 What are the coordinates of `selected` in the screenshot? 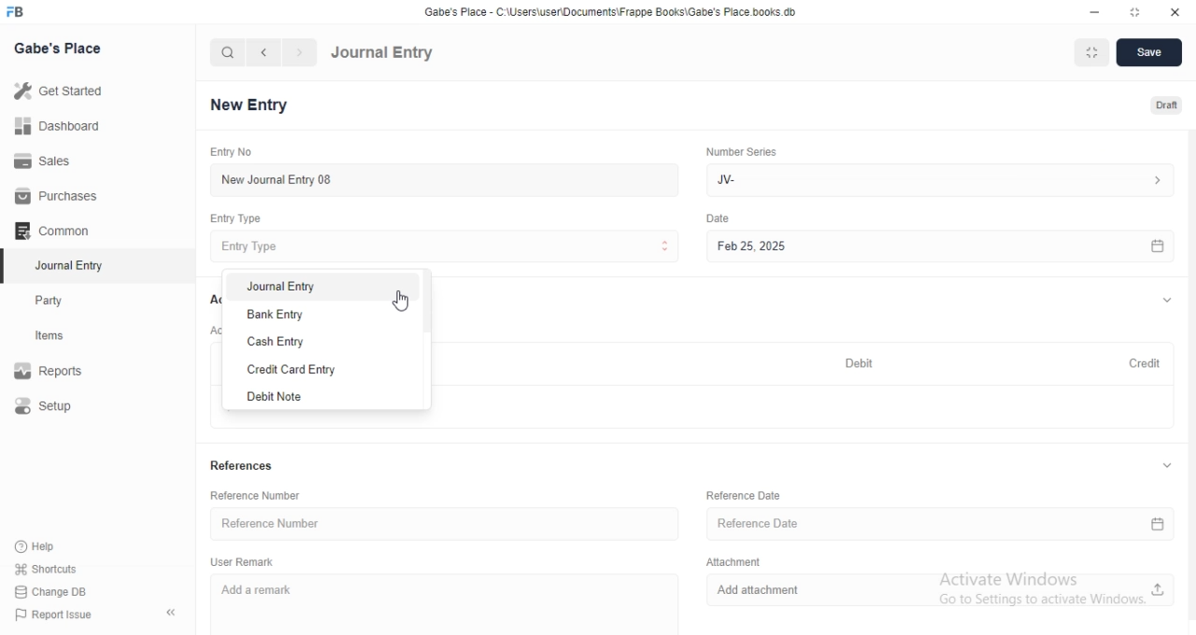 It's located at (7, 267).